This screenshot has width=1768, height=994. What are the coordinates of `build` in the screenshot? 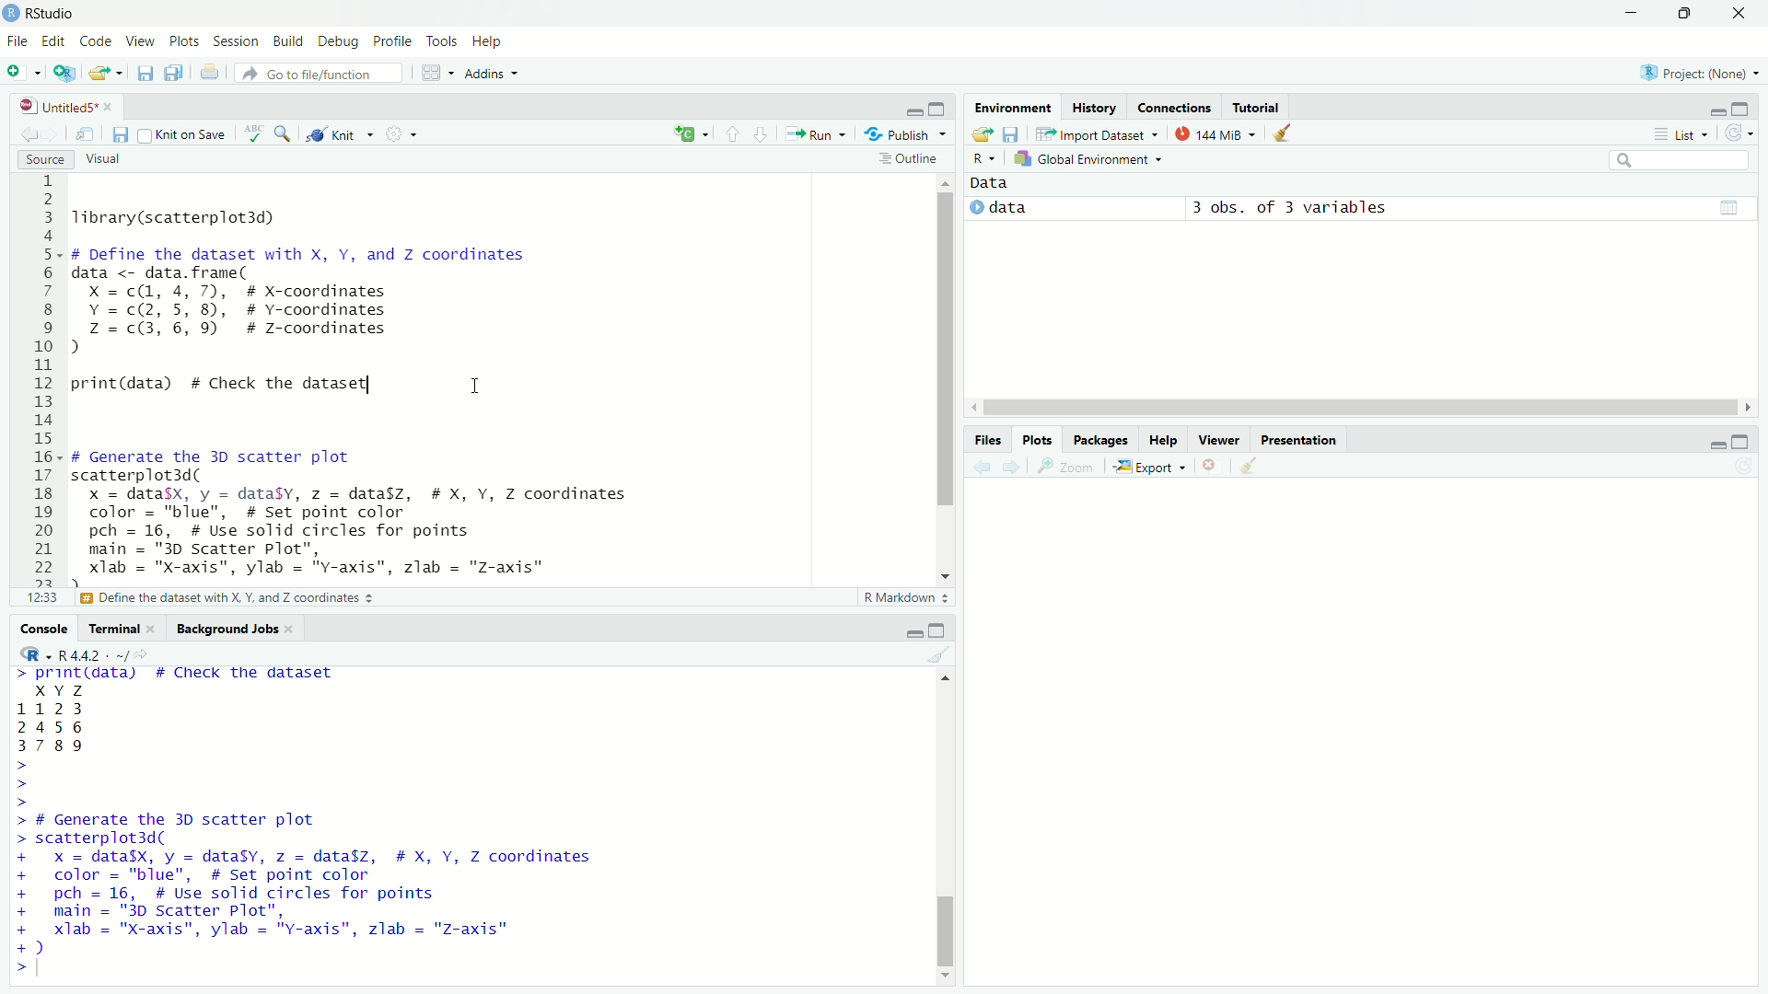 It's located at (291, 42).